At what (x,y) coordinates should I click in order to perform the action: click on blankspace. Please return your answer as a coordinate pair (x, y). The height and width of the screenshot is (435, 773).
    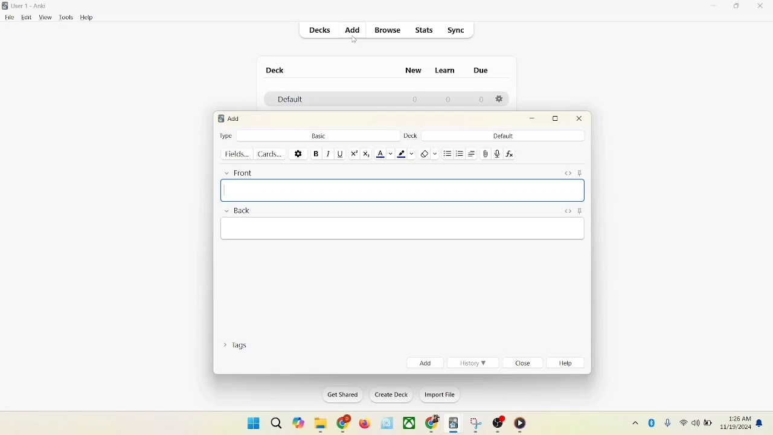
    Looking at the image, I should click on (406, 192).